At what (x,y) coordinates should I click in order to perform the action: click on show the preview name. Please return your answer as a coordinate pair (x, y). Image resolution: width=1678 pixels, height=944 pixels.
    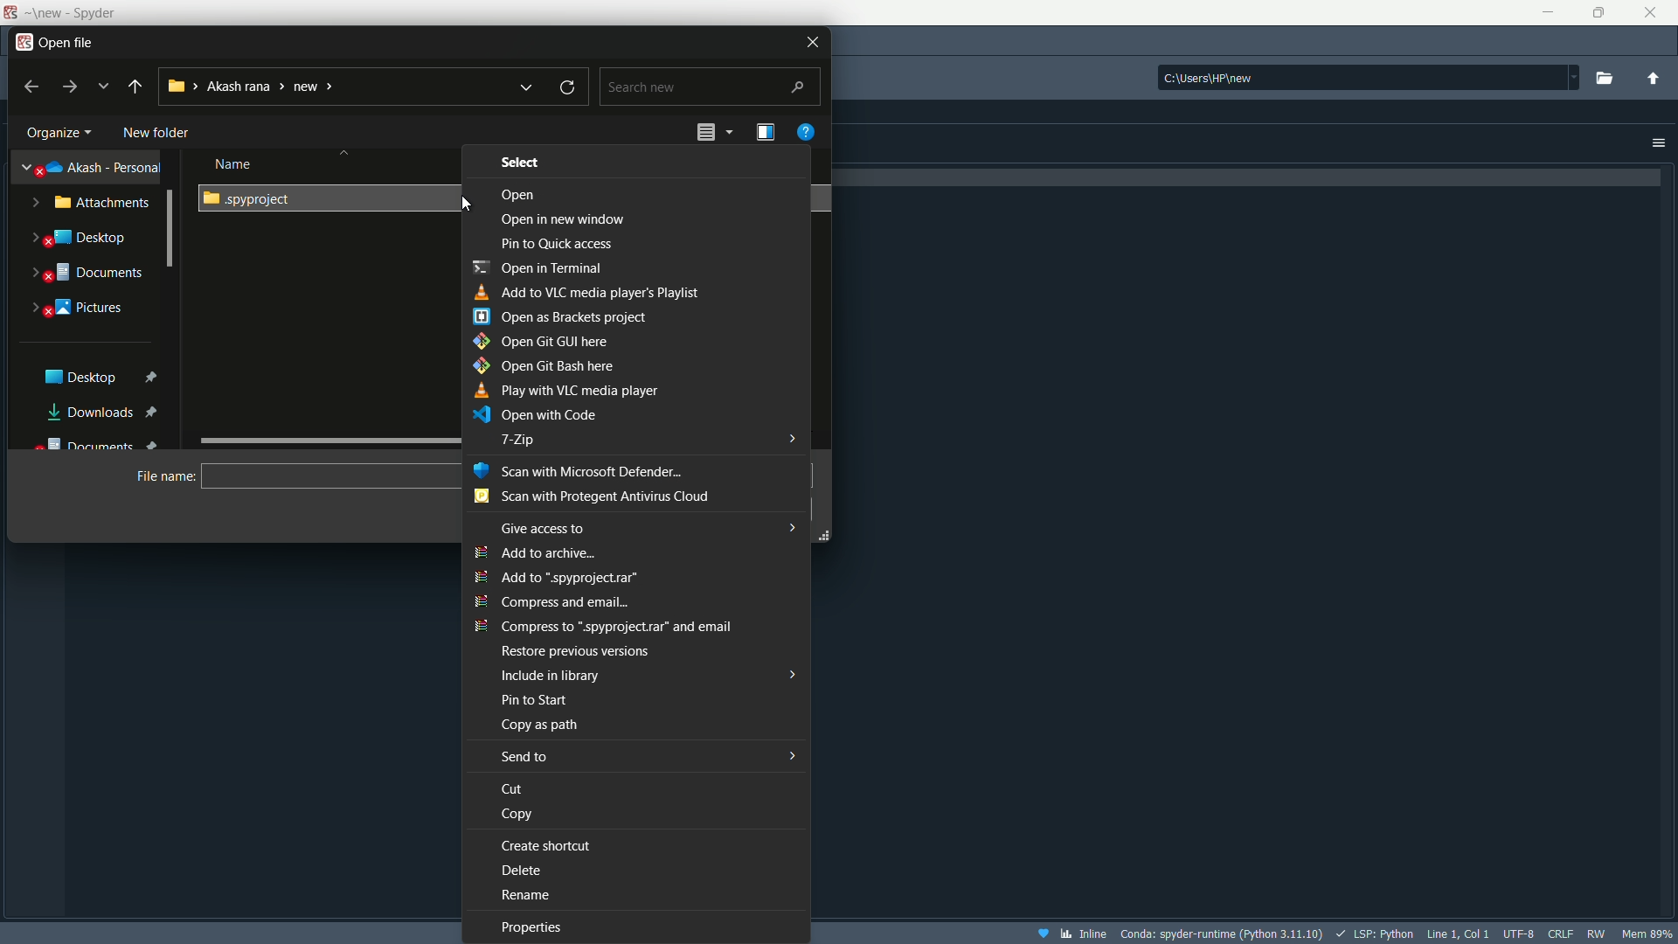
    Looking at the image, I should click on (765, 130).